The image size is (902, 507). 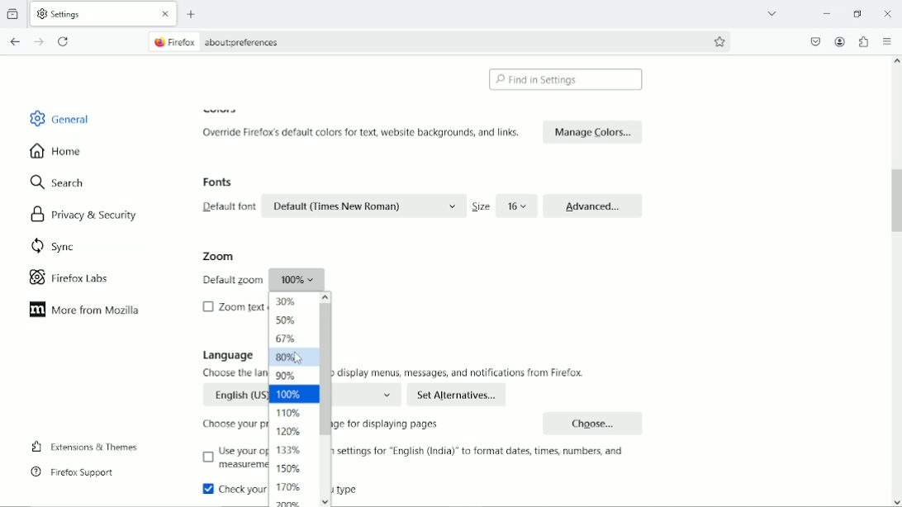 I want to click on restore down, so click(x=858, y=13).